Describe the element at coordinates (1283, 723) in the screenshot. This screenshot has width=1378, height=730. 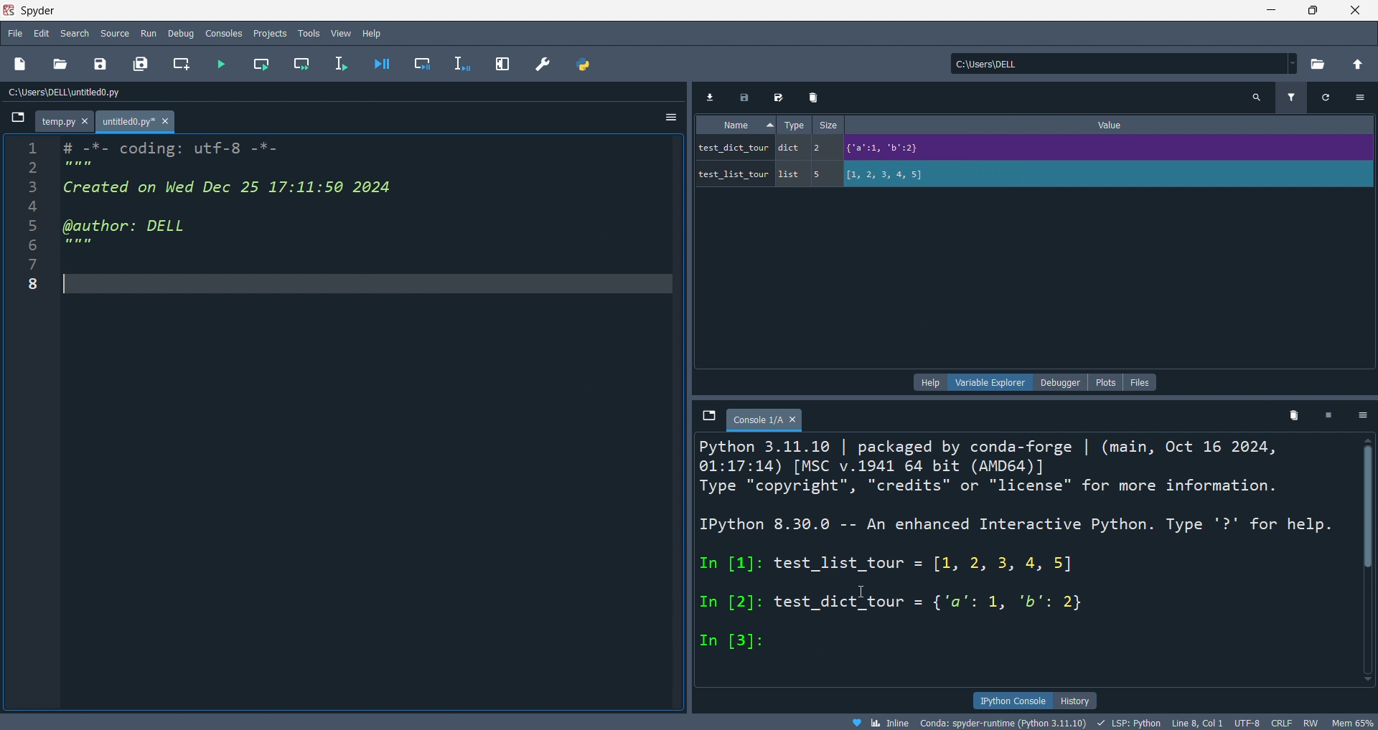
I see `CRLF` at that location.